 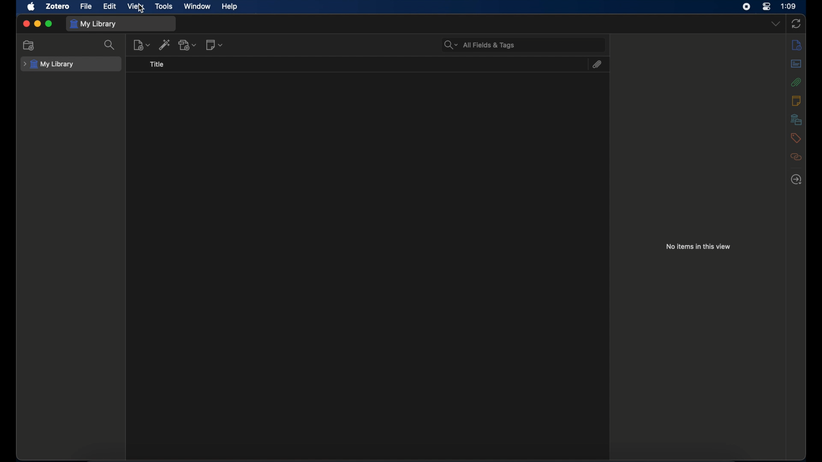 What do you see at coordinates (157, 65) in the screenshot?
I see `title` at bounding box center [157, 65].